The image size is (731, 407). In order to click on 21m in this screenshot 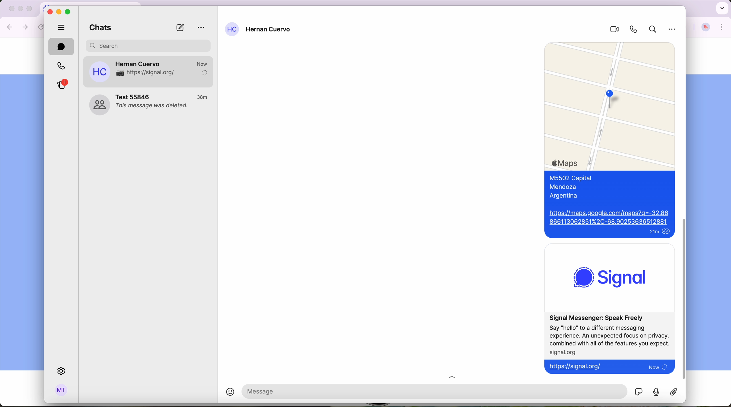, I will do `click(203, 63)`.